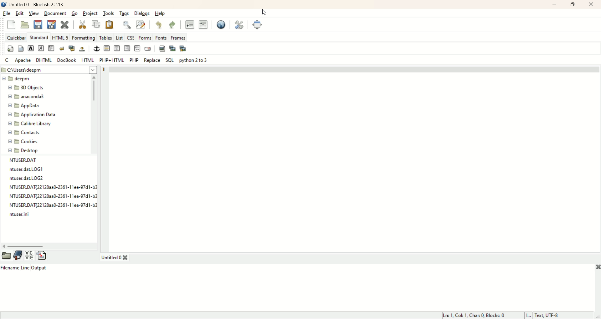 The height and width of the screenshot is (319, 601). Describe the element at coordinates (4, 5) in the screenshot. I see `logo` at that location.